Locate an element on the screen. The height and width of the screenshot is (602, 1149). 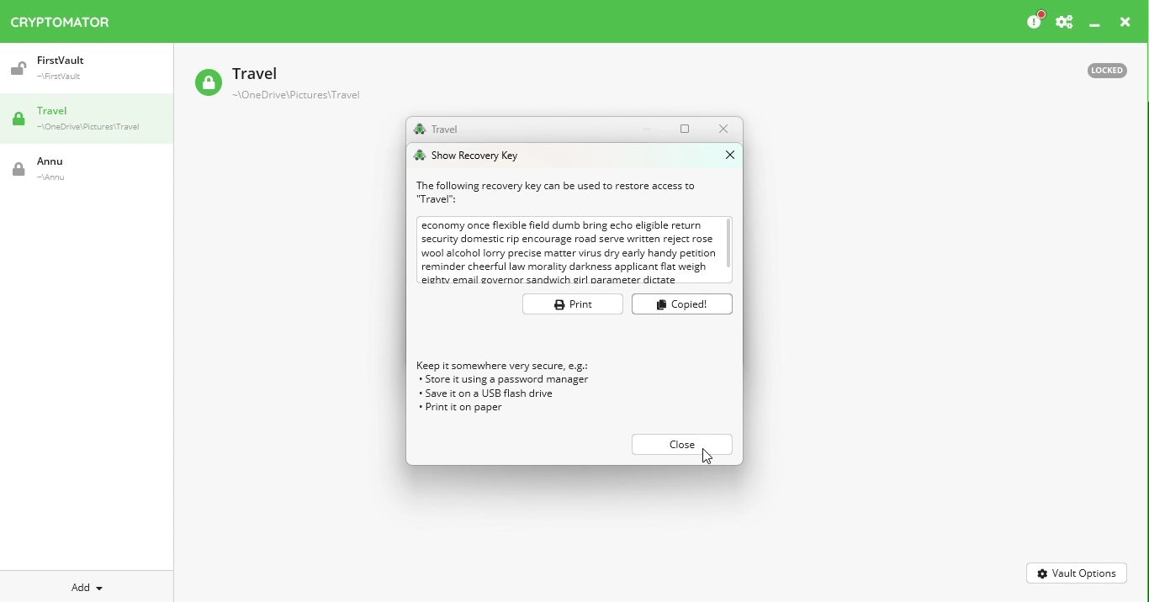
Print is located at coordinates (571, 305).